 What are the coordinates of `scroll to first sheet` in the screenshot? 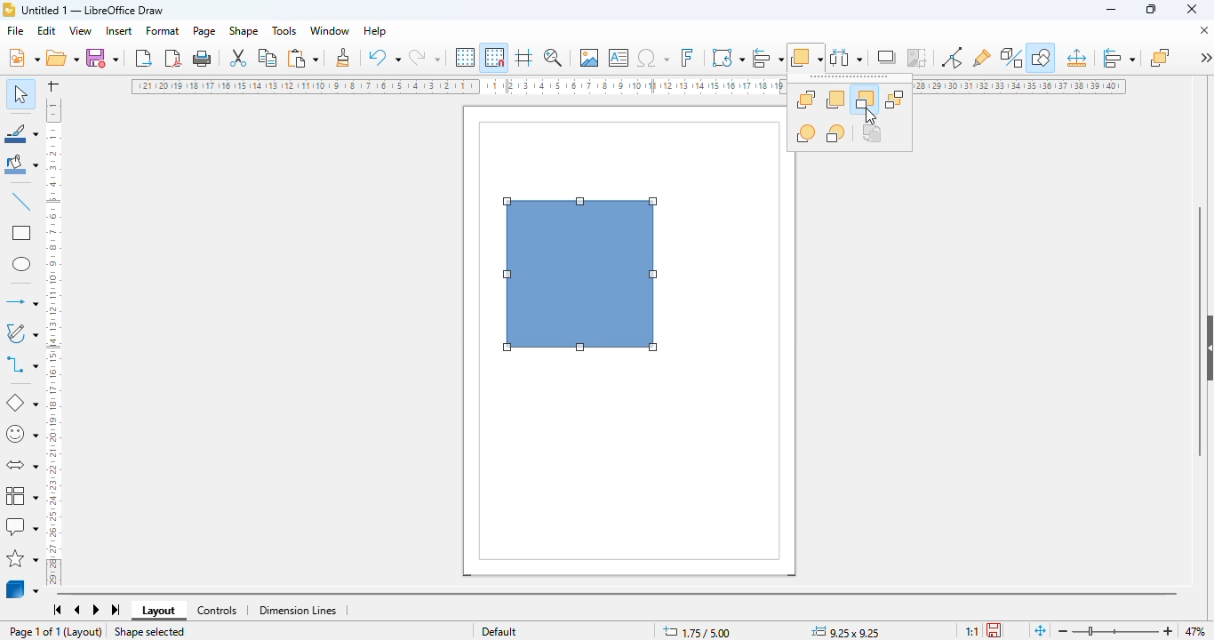 It's located at (58, 610).